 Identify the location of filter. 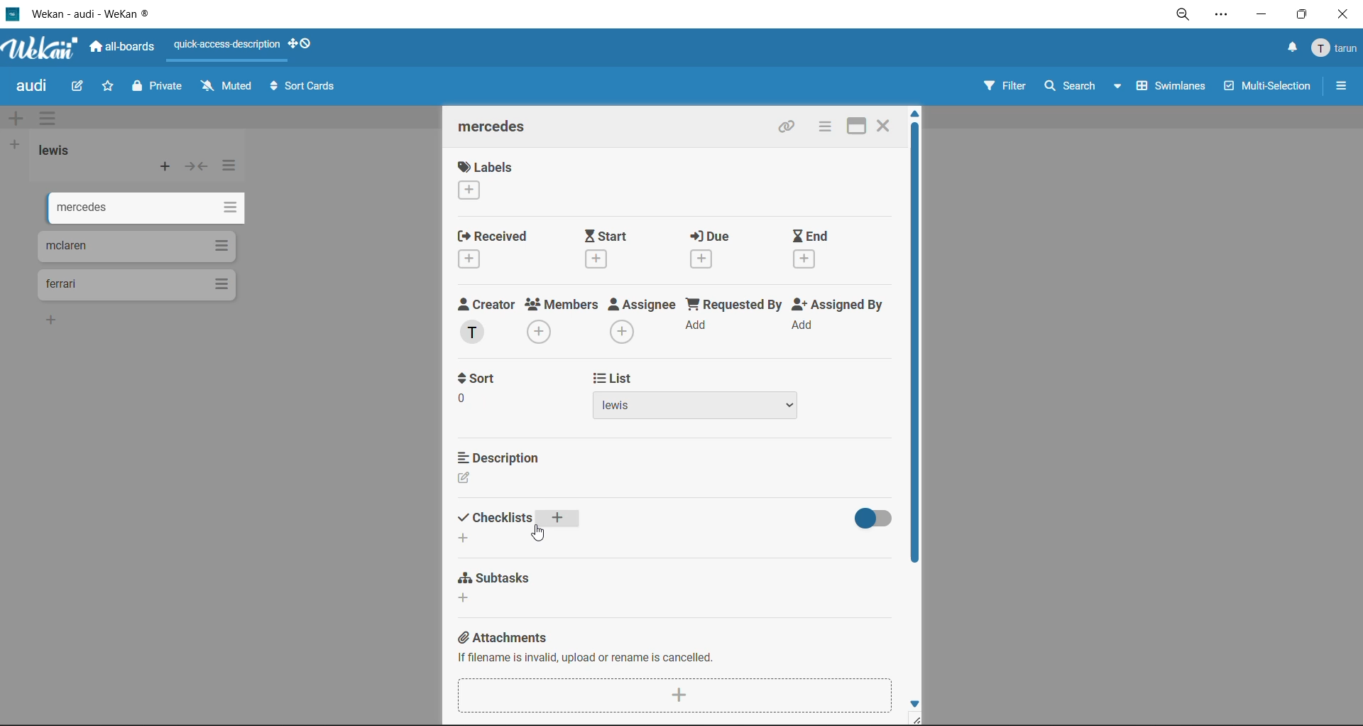
(1003, 88).